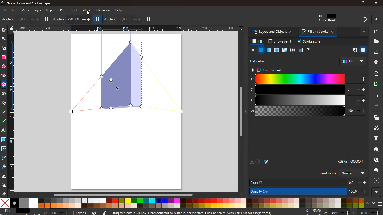  I want to click on armour, so click(363, 50).